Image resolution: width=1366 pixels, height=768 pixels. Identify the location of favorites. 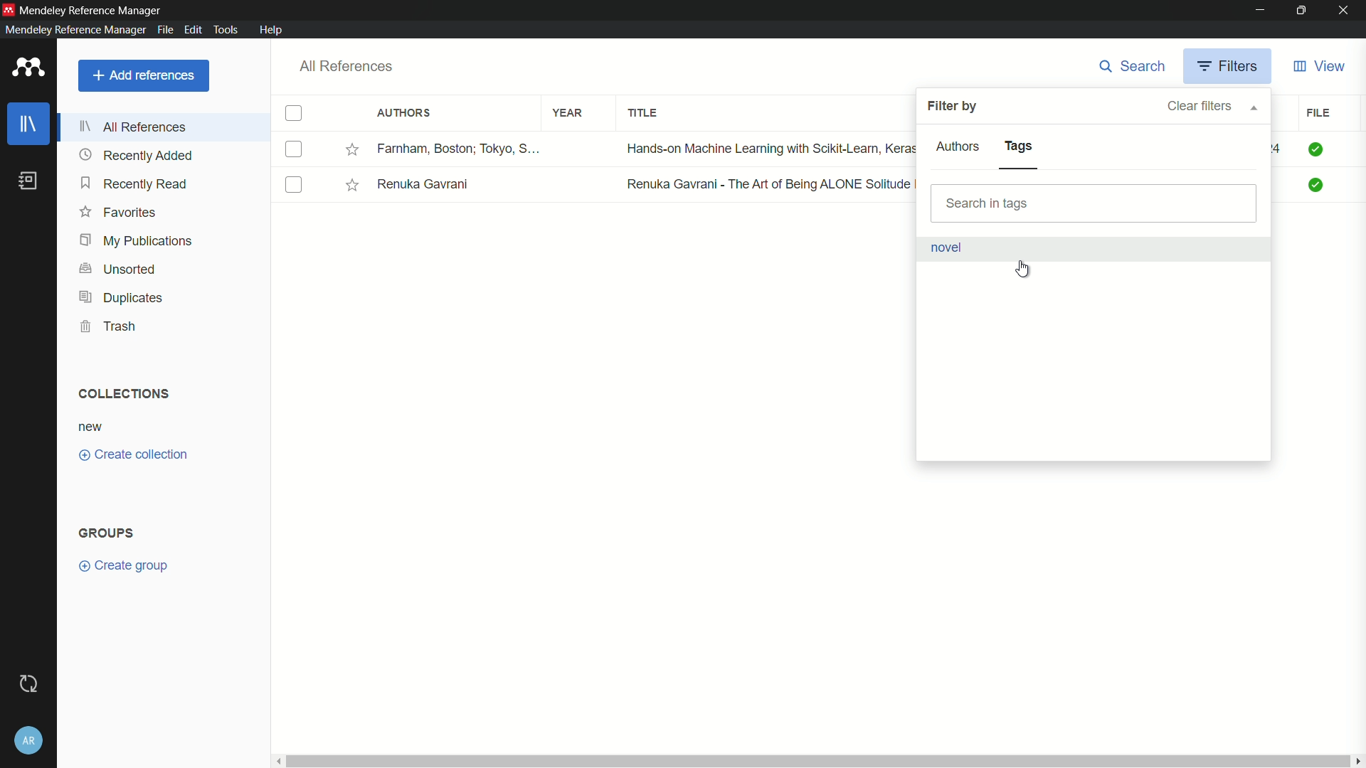
(119, 213).